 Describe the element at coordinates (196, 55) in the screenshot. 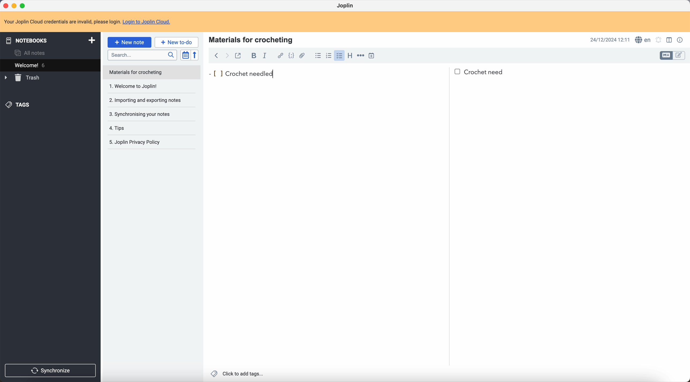

I see `reverse sort order` at that location.